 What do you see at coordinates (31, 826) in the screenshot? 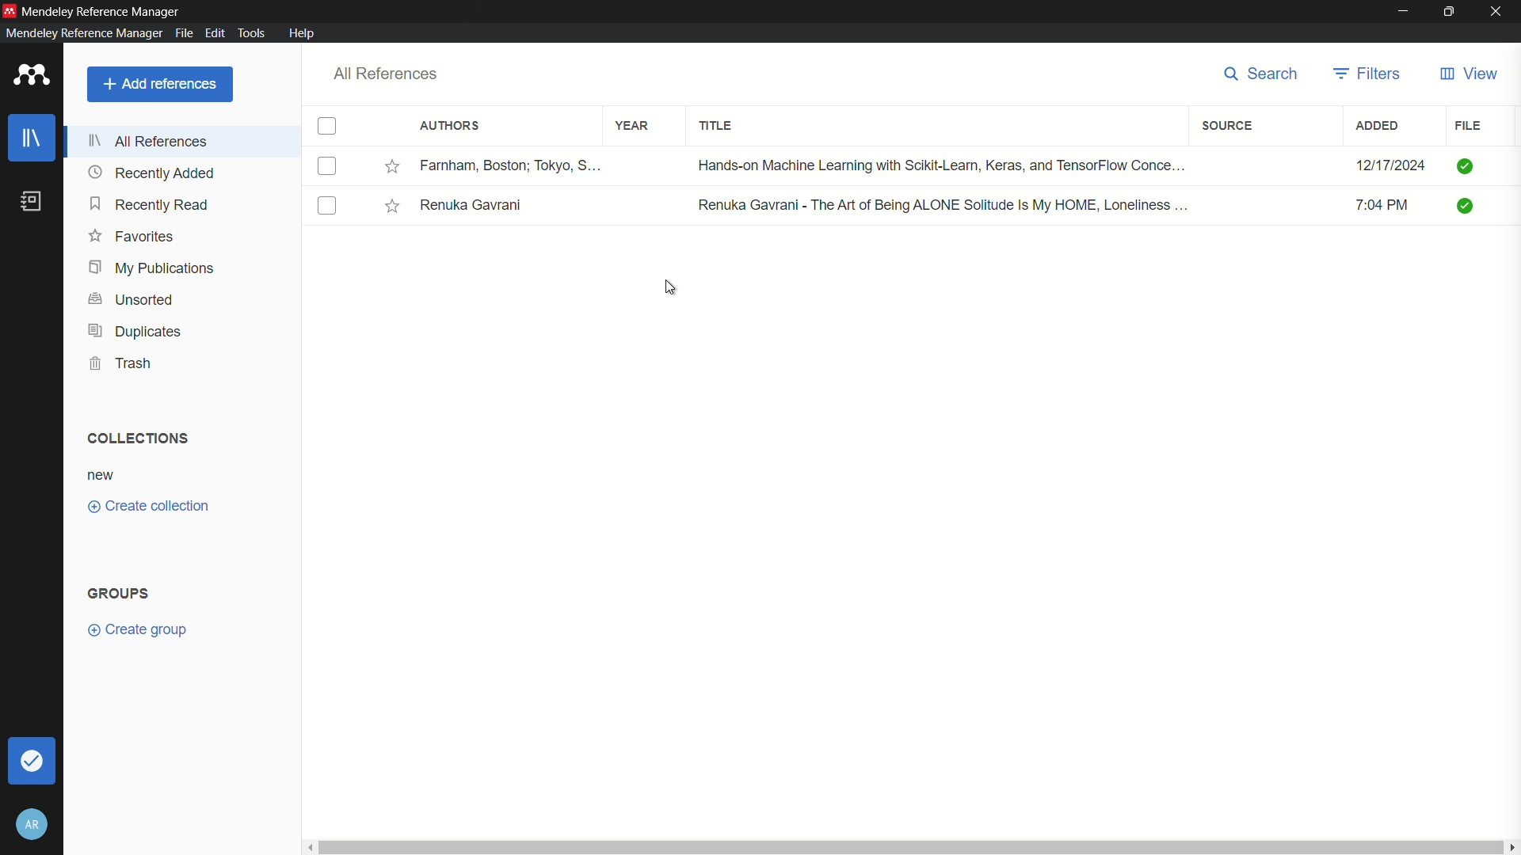
I see `account and settings` at bounding box center [31, 826].